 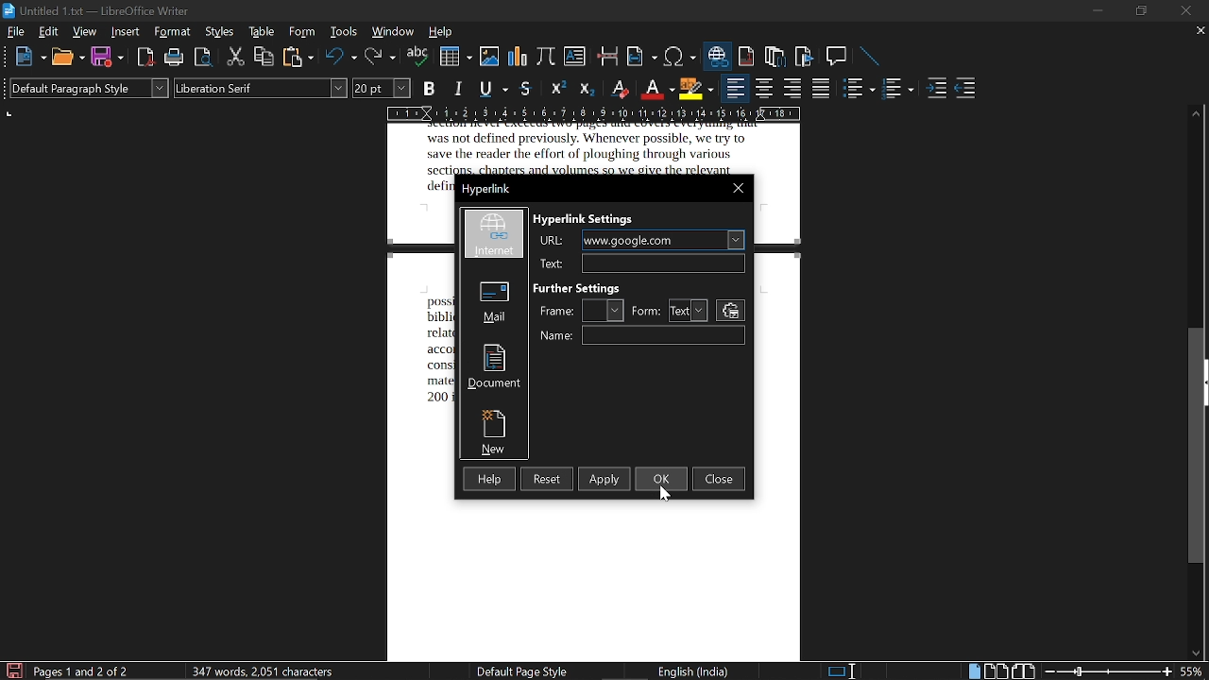 I want to click on apply, so click(x=603, y=479).